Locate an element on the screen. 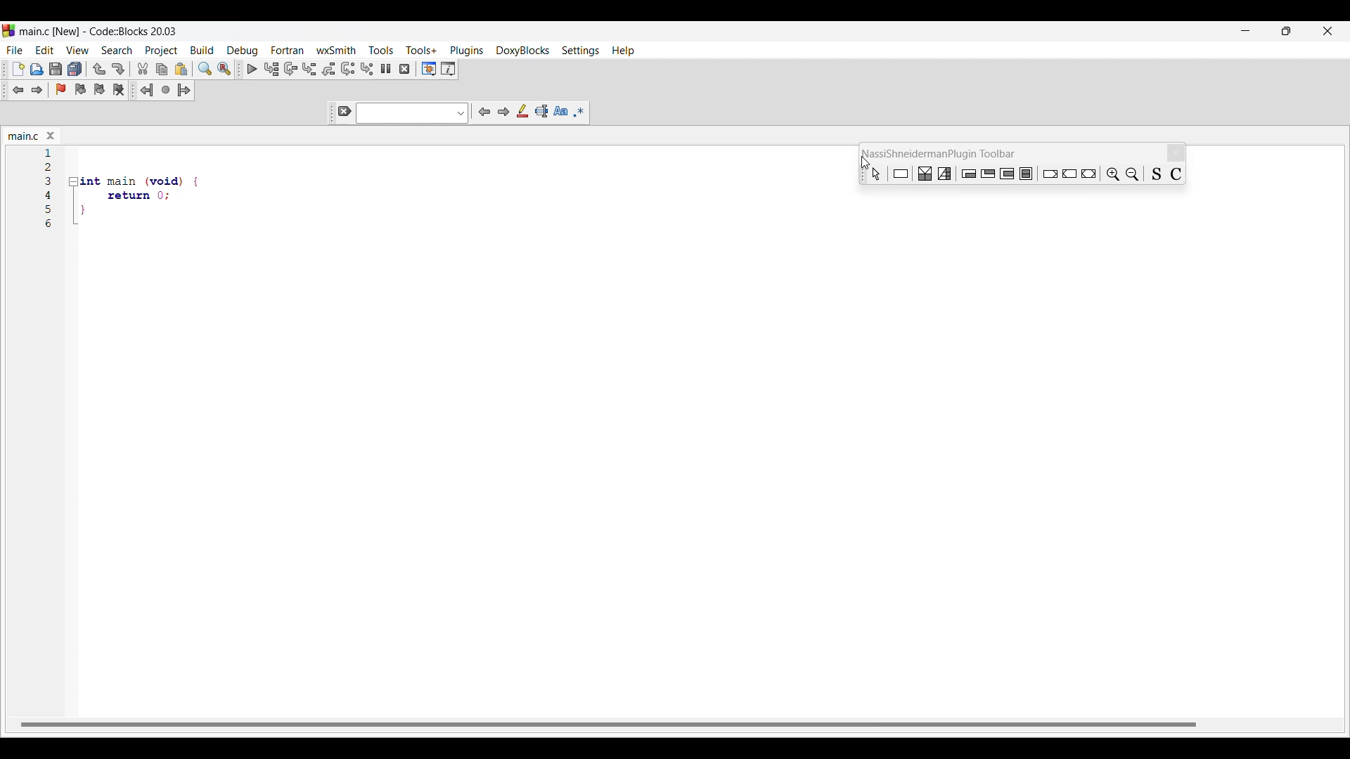 The image size is (1350, 759). Close toolbar is located at coordinates (1176, 153).